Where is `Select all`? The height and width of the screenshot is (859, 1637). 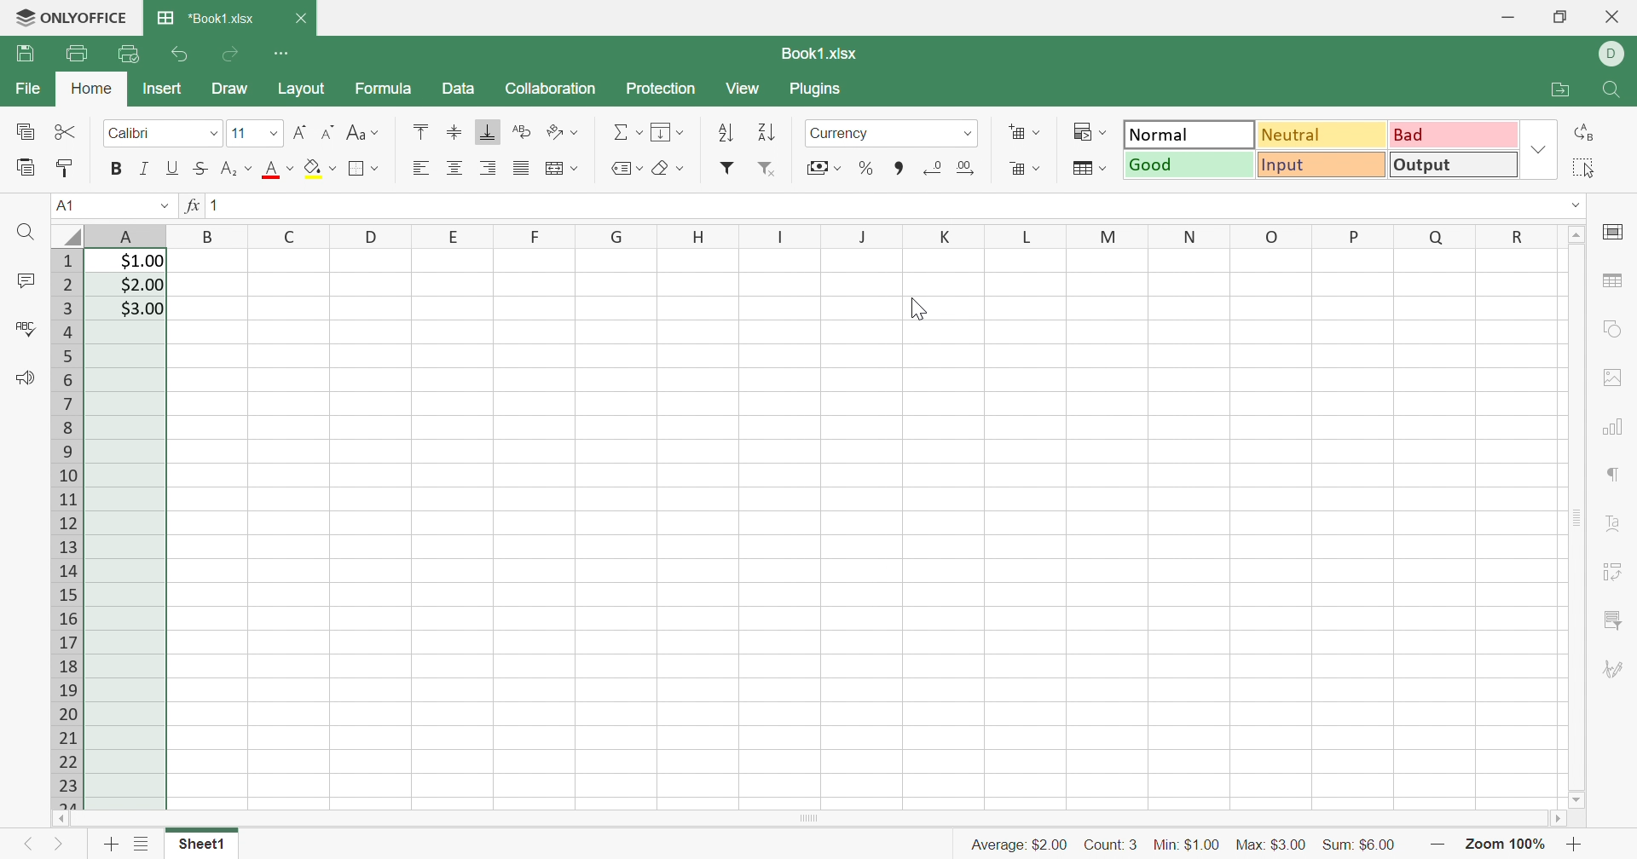 Select all is located at coordinates (1582, 168).